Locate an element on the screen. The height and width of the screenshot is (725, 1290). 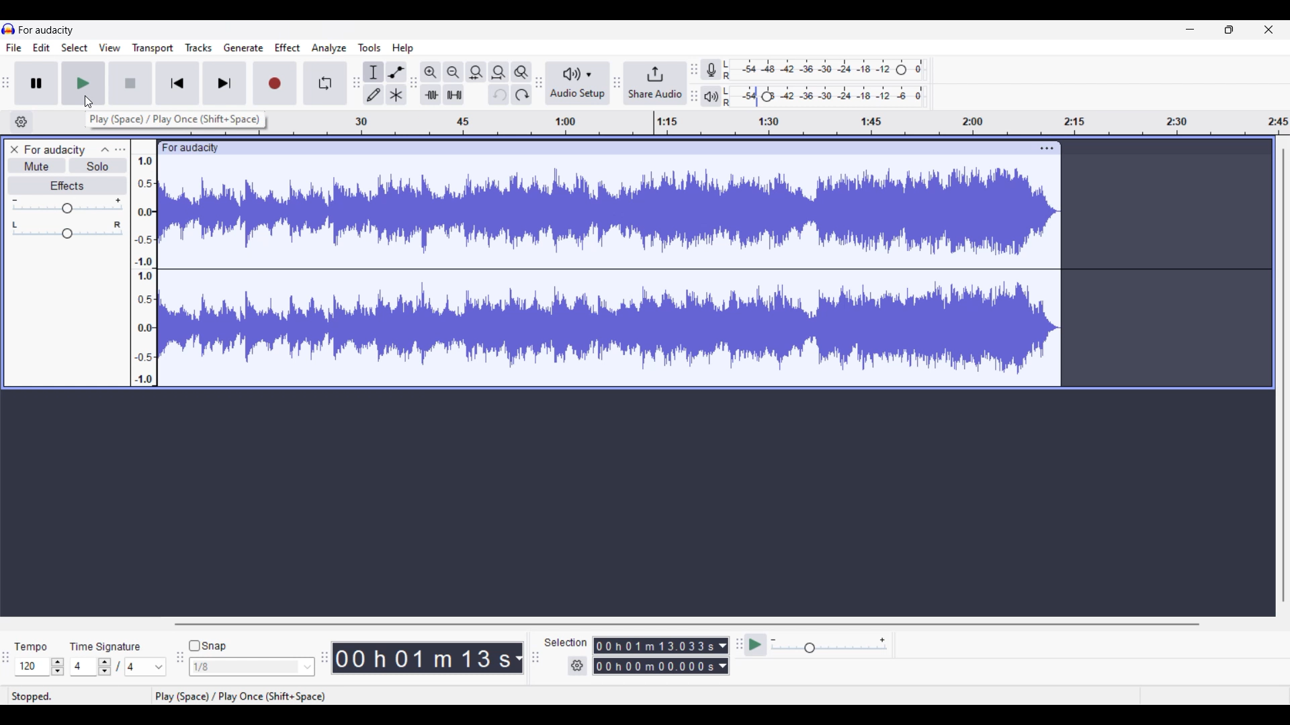
Show in smaller tab is located at coordinates (1229, 30).